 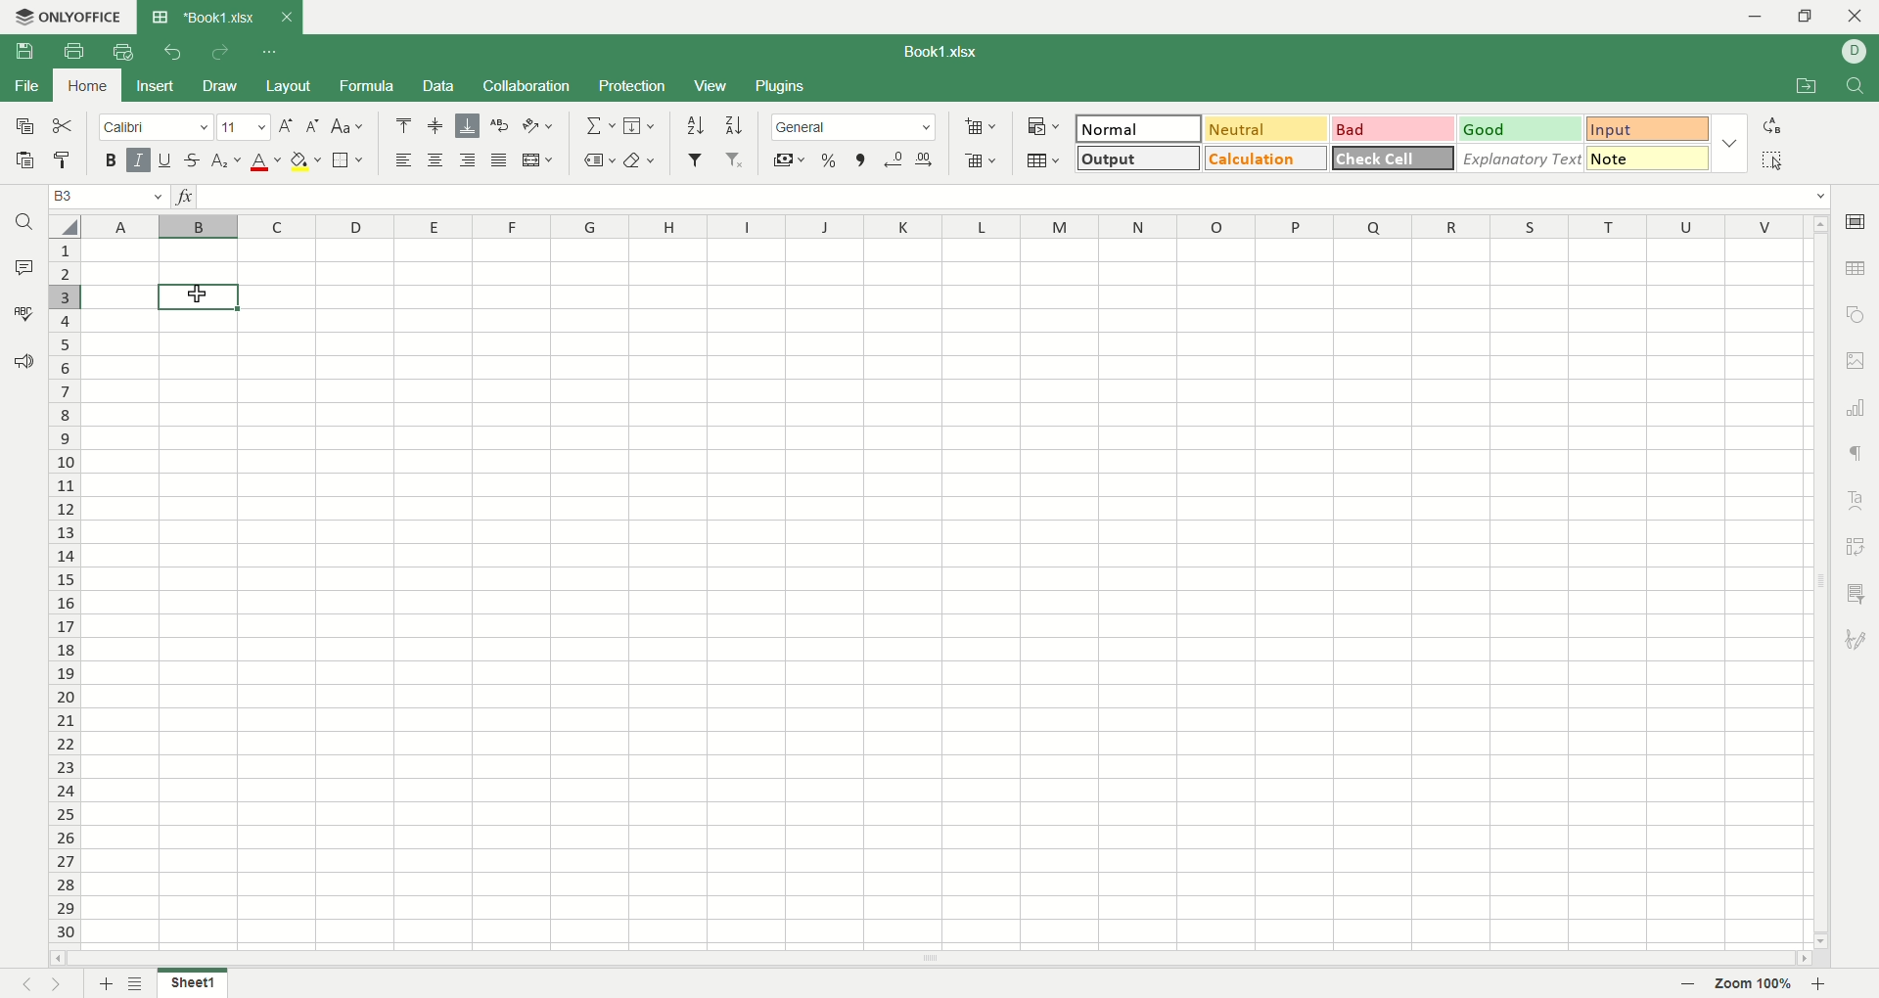 What do you see at coordinates (1821, 584) in the screenshot?
I see `vertical scroll bar` at bounding box center [1821, 584].